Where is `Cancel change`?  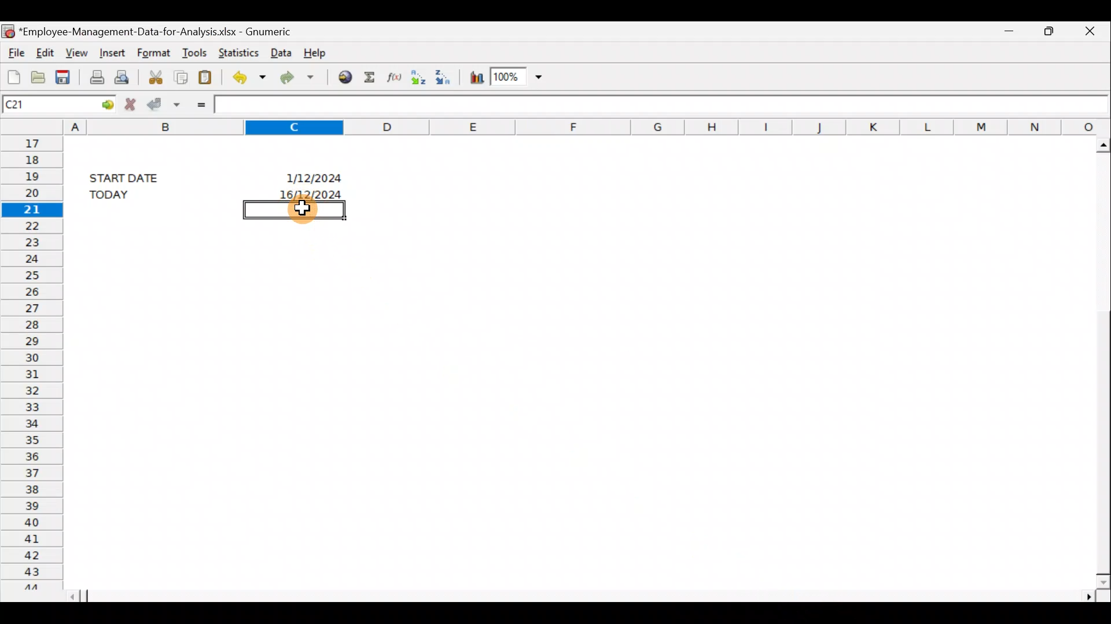
Cancel change is located at coordinates (129, 103).